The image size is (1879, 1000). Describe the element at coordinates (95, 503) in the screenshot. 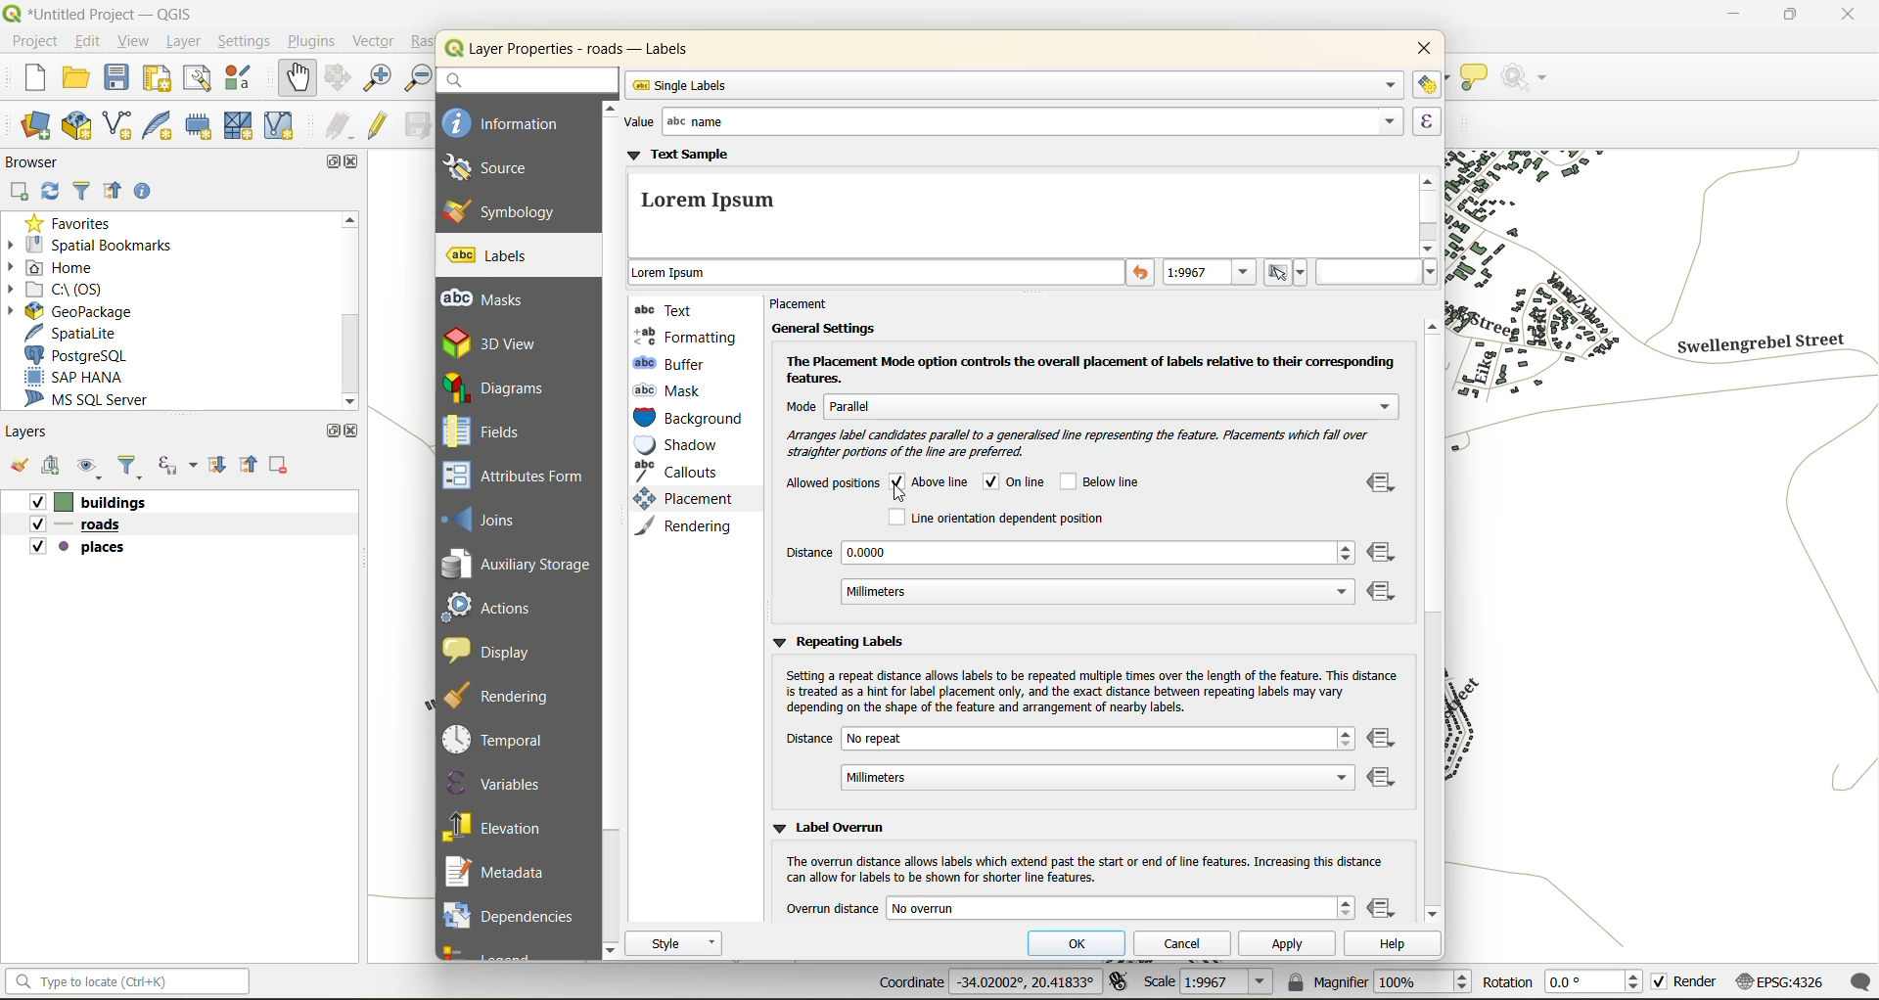

I see `buildings layer` at that location.